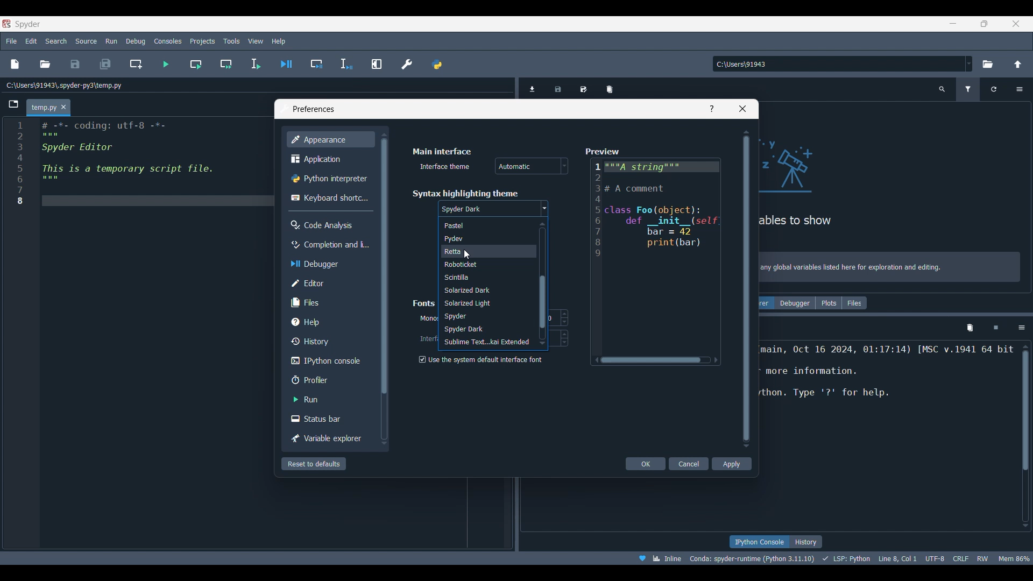 The height and width of the screenshot is (581, 1033). What do you see at coordinates (936, 557) in the screenshot?
I see `utf-8` at bounding box center [936, 557].